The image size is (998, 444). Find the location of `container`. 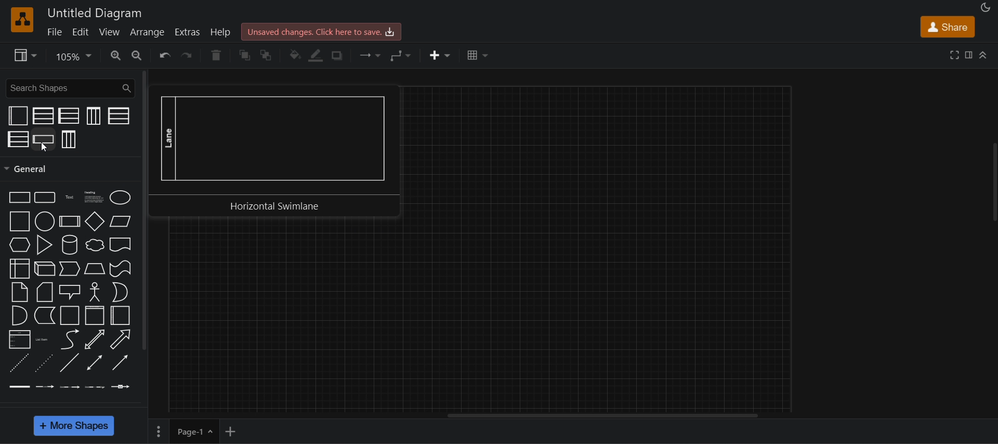

container is located at coordinates (68, 316).